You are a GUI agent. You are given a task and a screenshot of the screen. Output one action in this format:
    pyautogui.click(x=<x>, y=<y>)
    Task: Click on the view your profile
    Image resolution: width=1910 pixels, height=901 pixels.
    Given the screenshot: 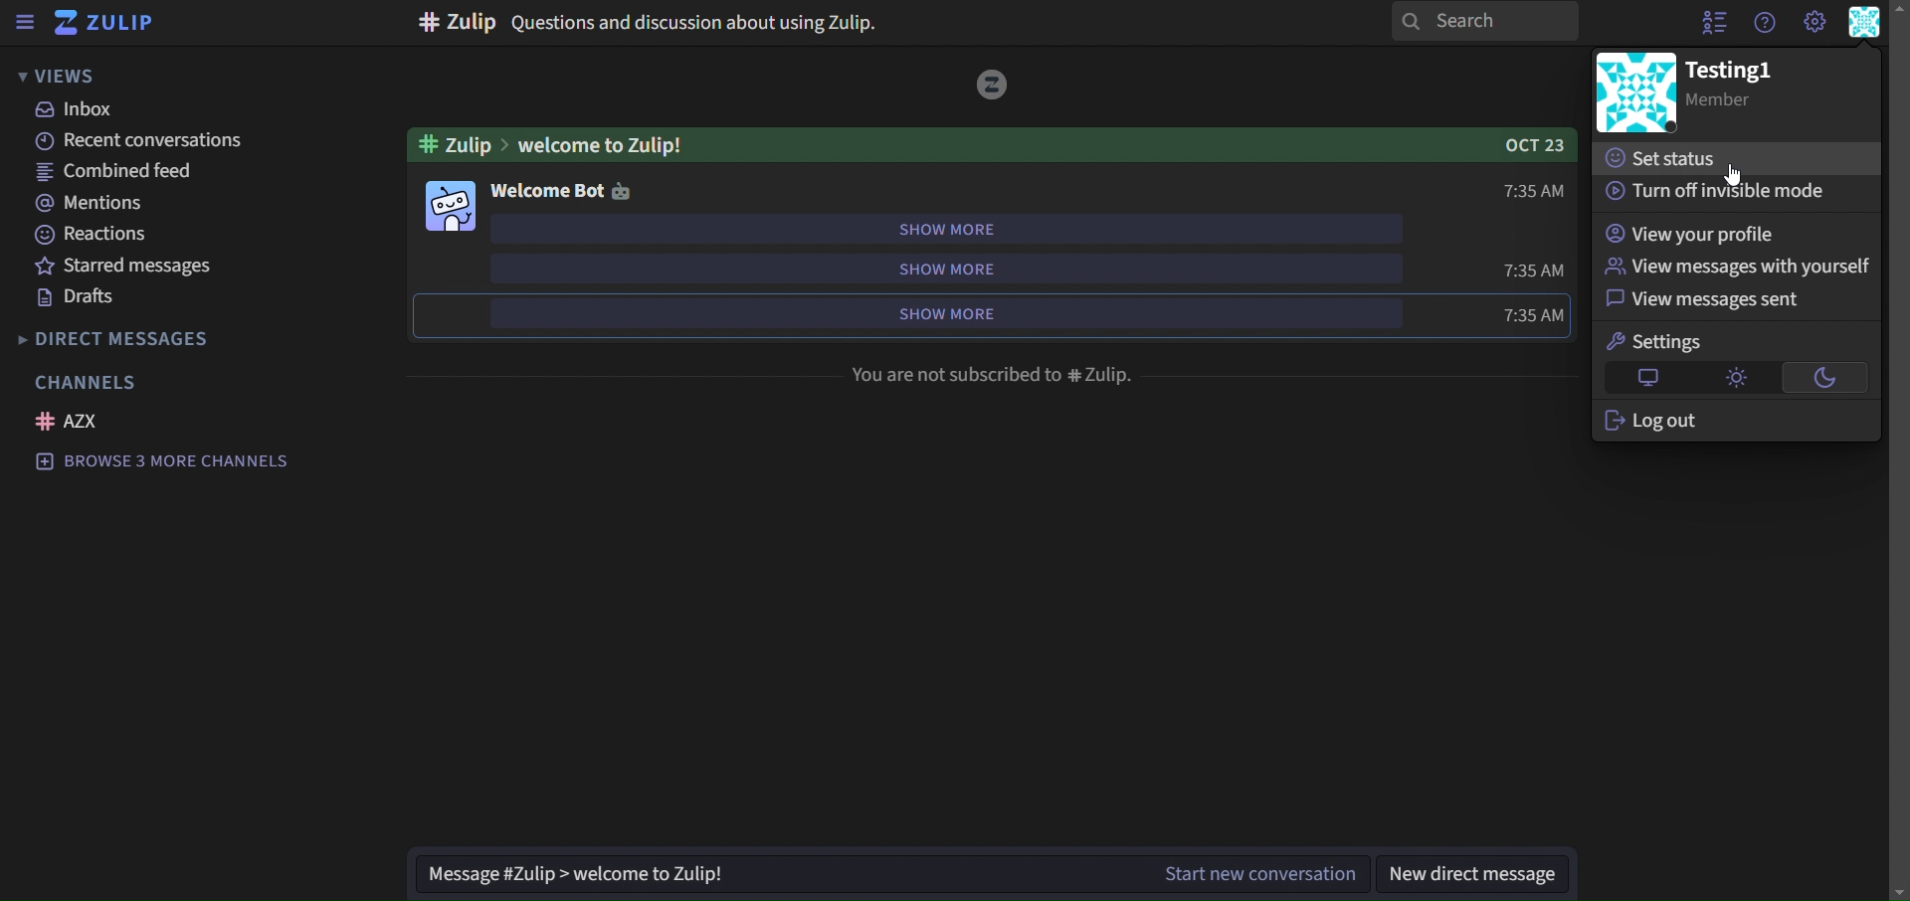 What is the action you would take?
    pyautogui.click(x=1695, y=233)
    